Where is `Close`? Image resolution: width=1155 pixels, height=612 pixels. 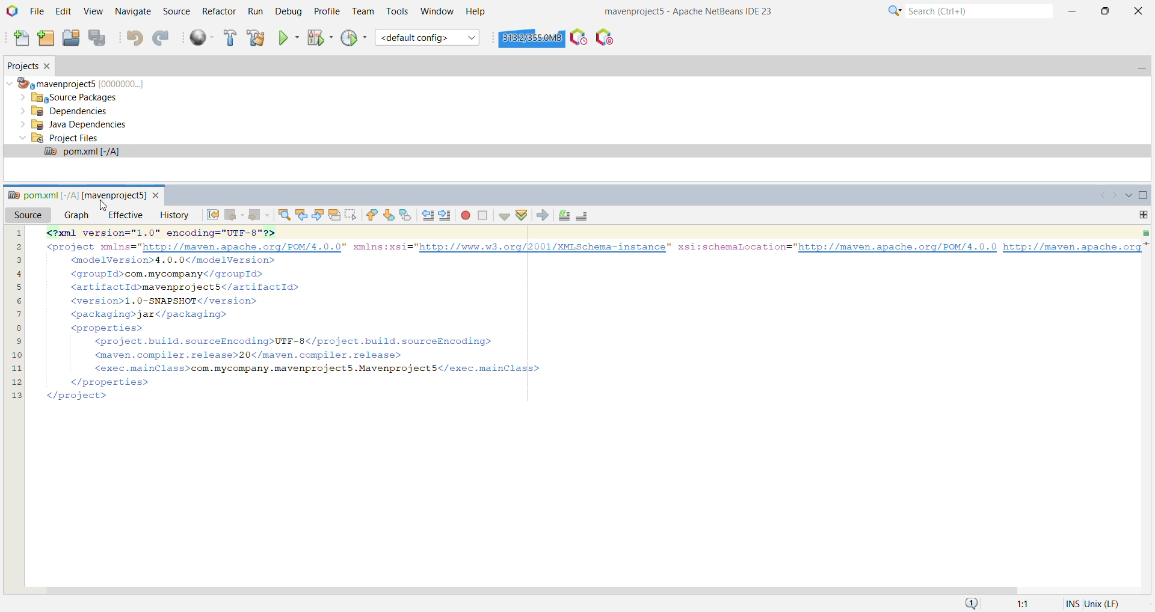
Close is located at coordinates (1139, 10).